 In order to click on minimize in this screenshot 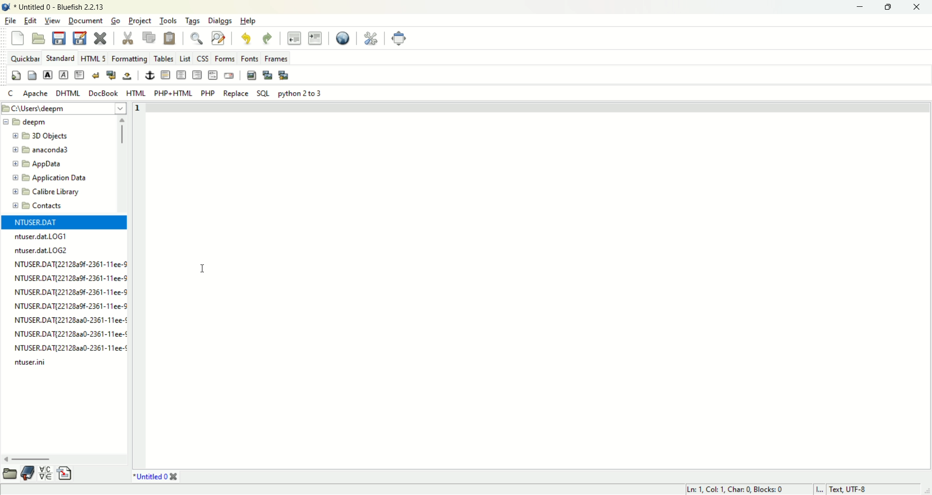, I will do `click(862, 6)`.